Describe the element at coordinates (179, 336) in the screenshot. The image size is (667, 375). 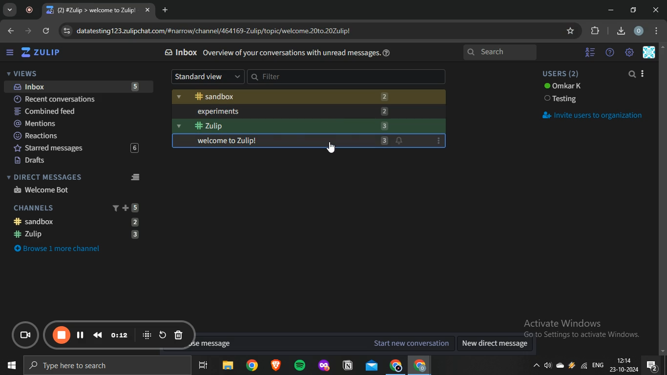
I see `delete` at that location.